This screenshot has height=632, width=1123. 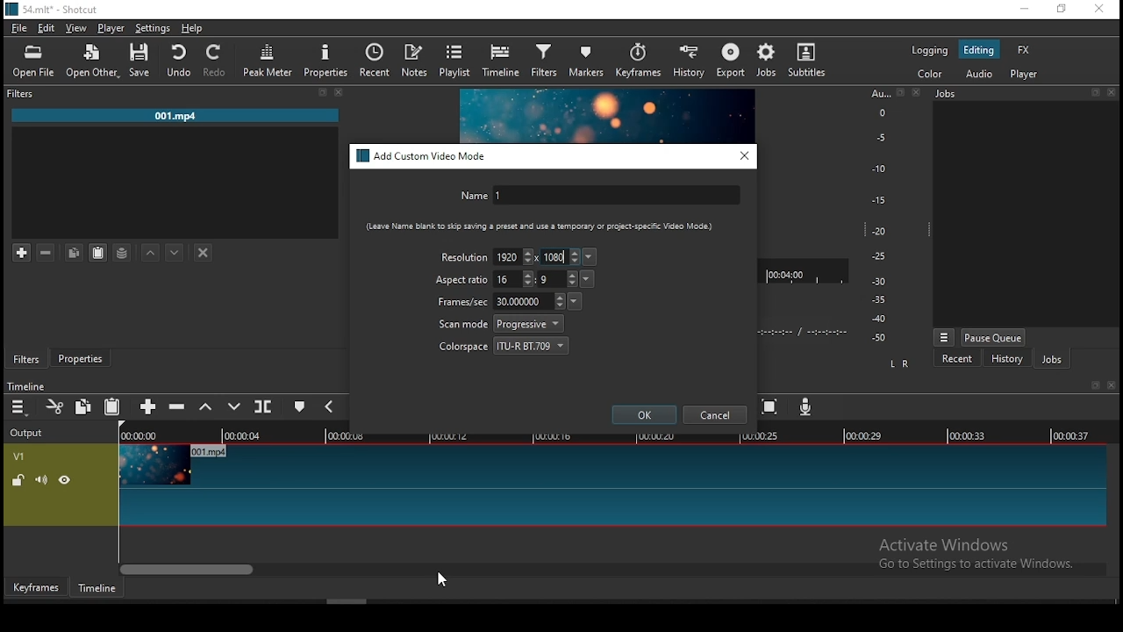 I want to click on resolution presets, so click(x=591, y=257).